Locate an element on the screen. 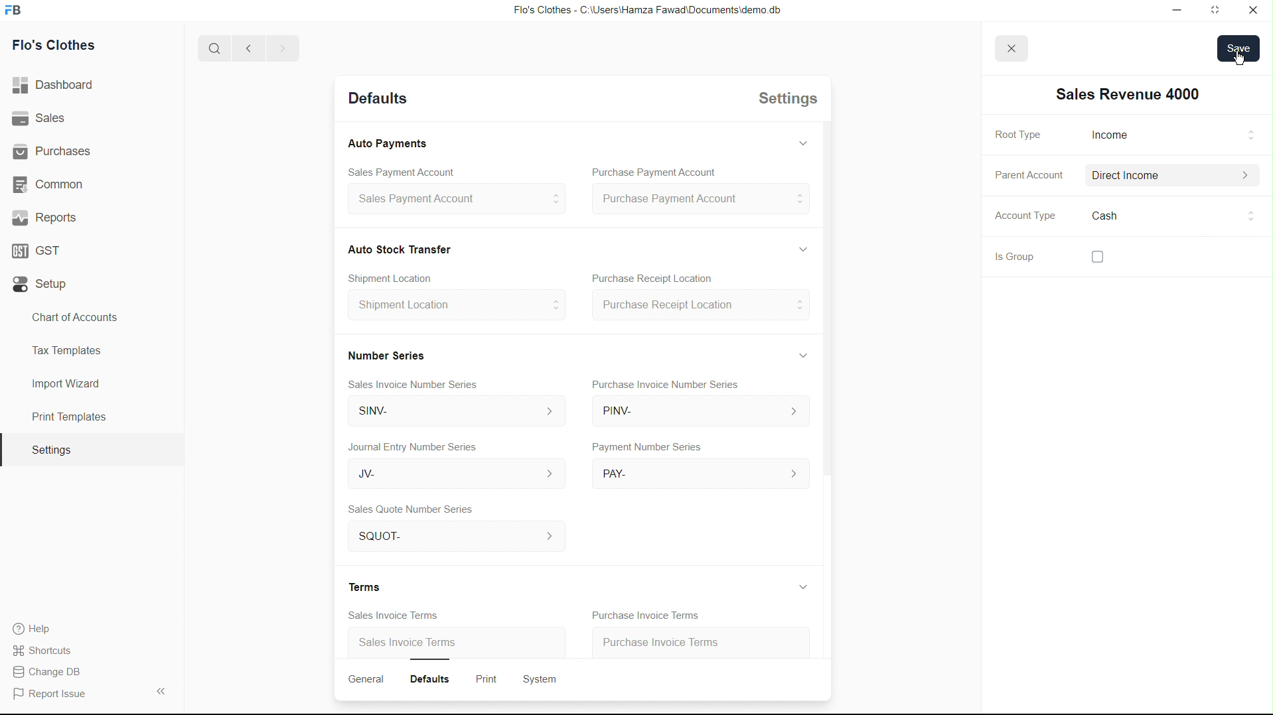 This screenshot has height=715, width=1273. Is Group is located at coordinates (1009, 259).